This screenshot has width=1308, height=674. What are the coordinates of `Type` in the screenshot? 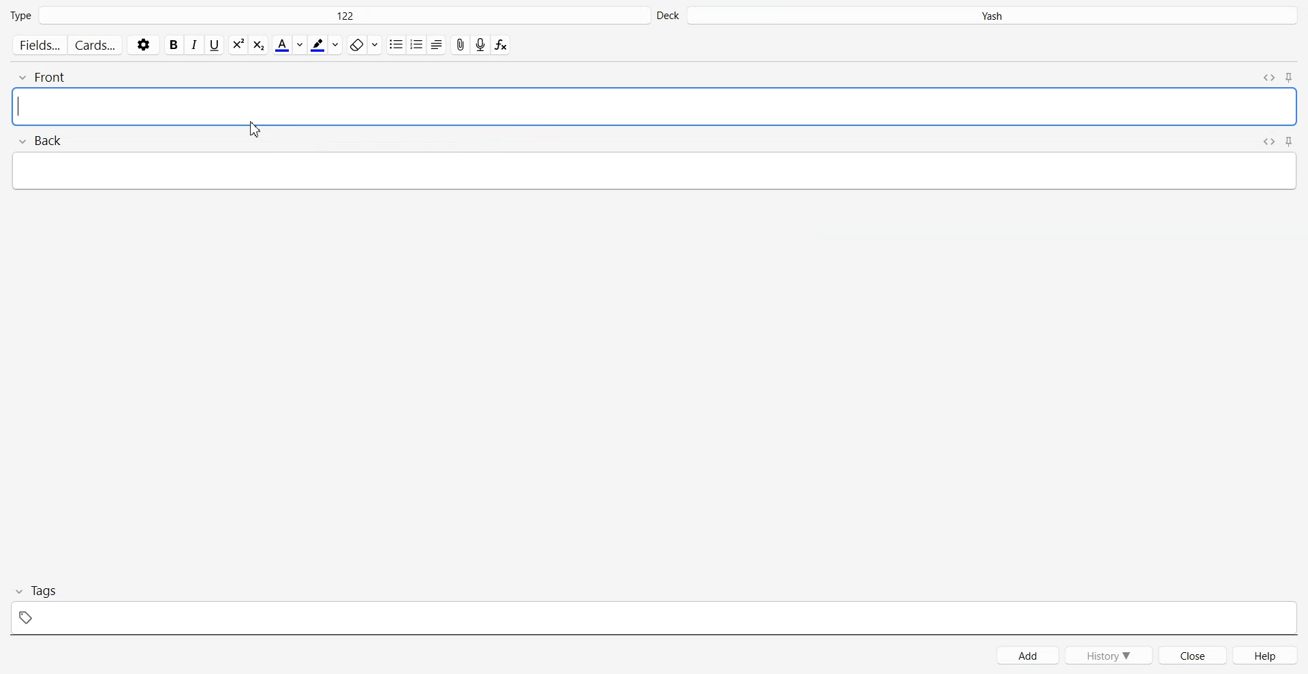 It's located at (328, 16).